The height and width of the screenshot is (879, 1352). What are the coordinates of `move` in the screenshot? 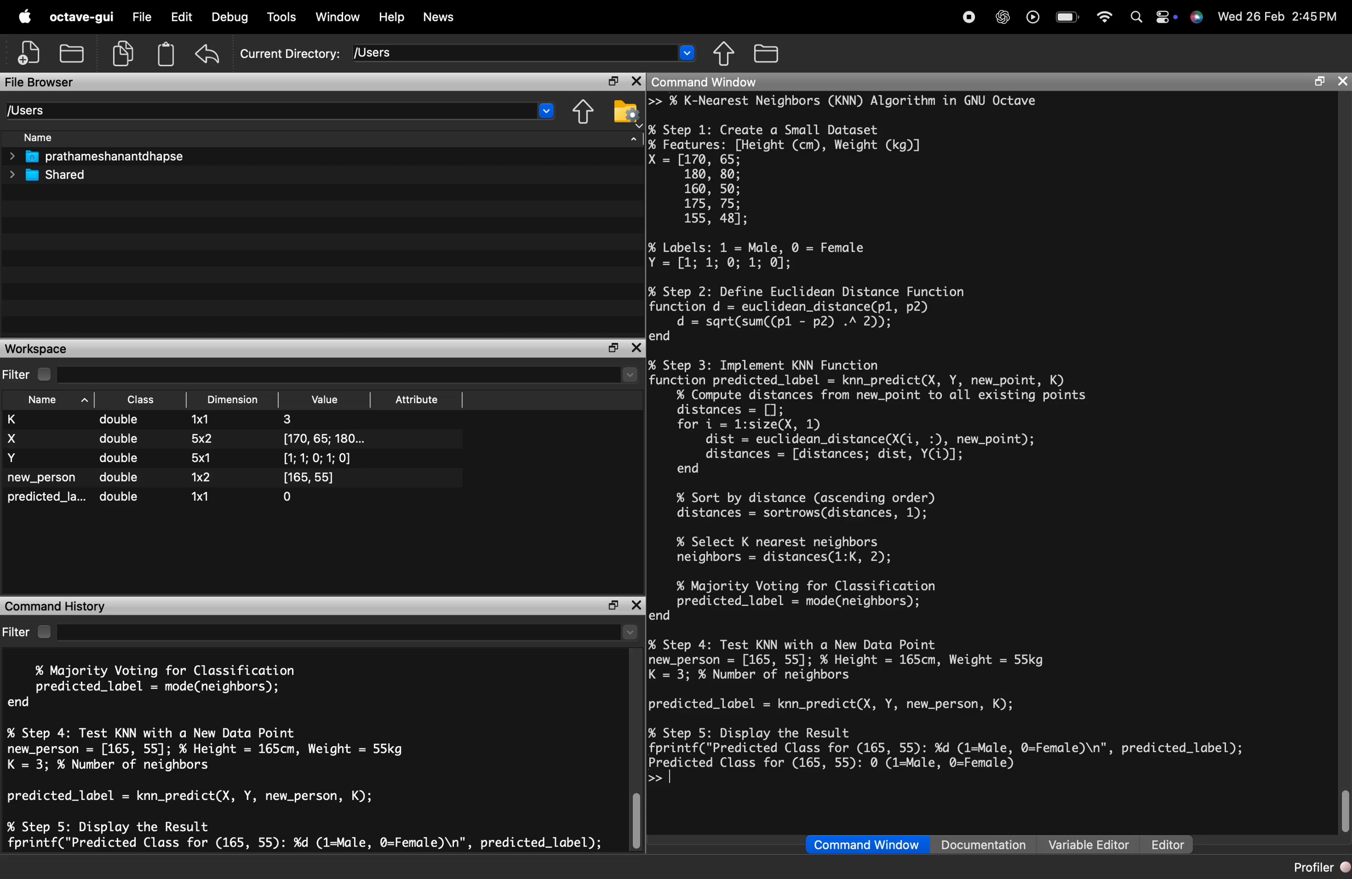 It's located at (724, 53).